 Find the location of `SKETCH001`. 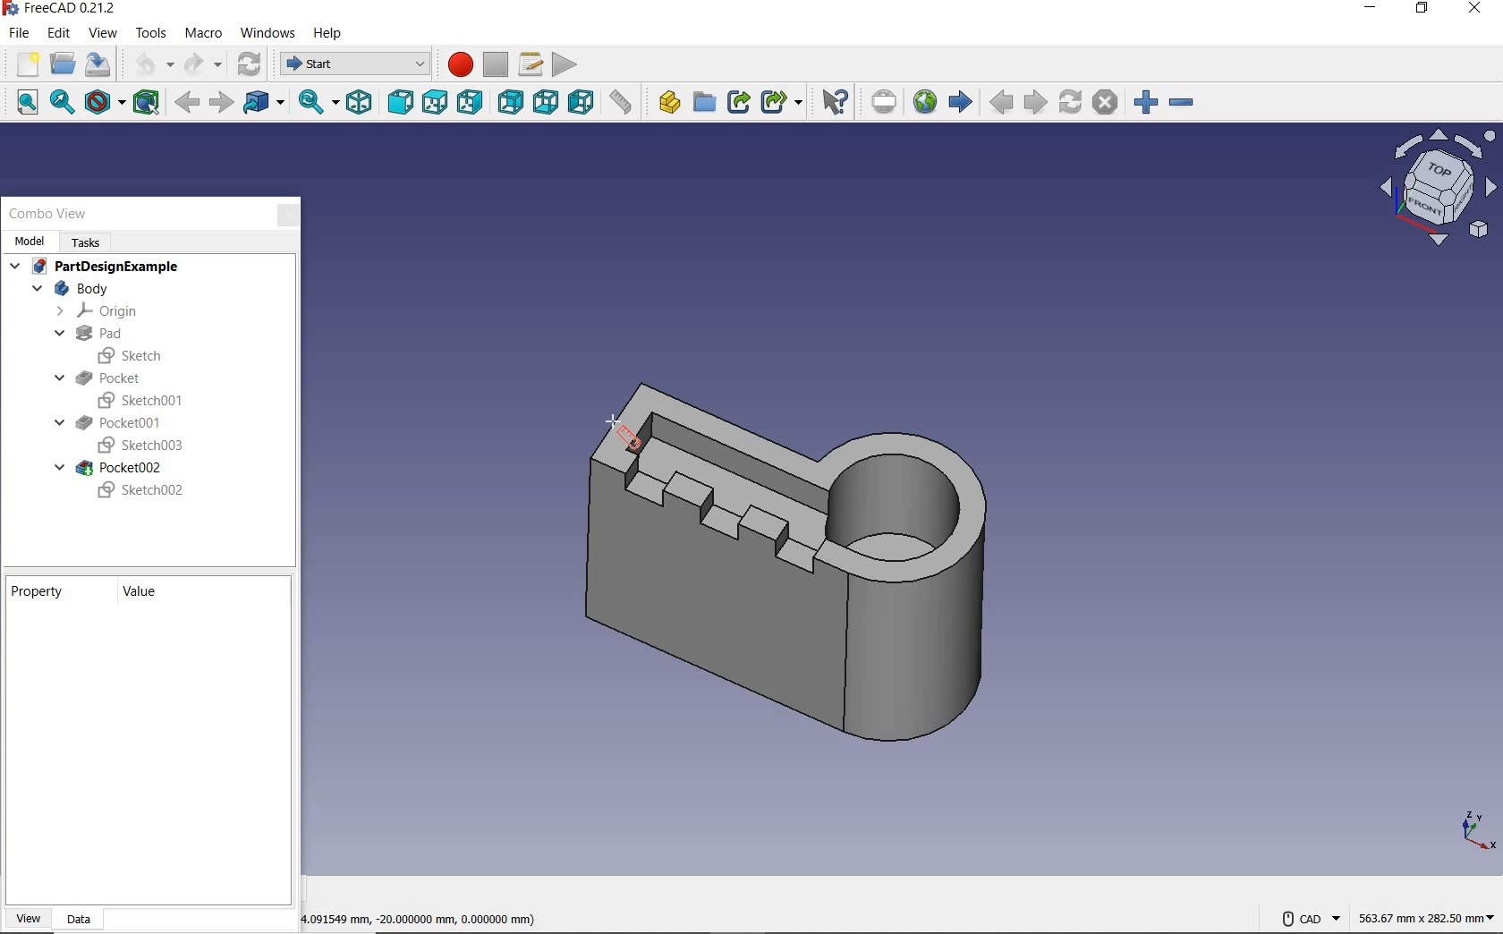

SKETCH001 is located at coordinates (144, 399).